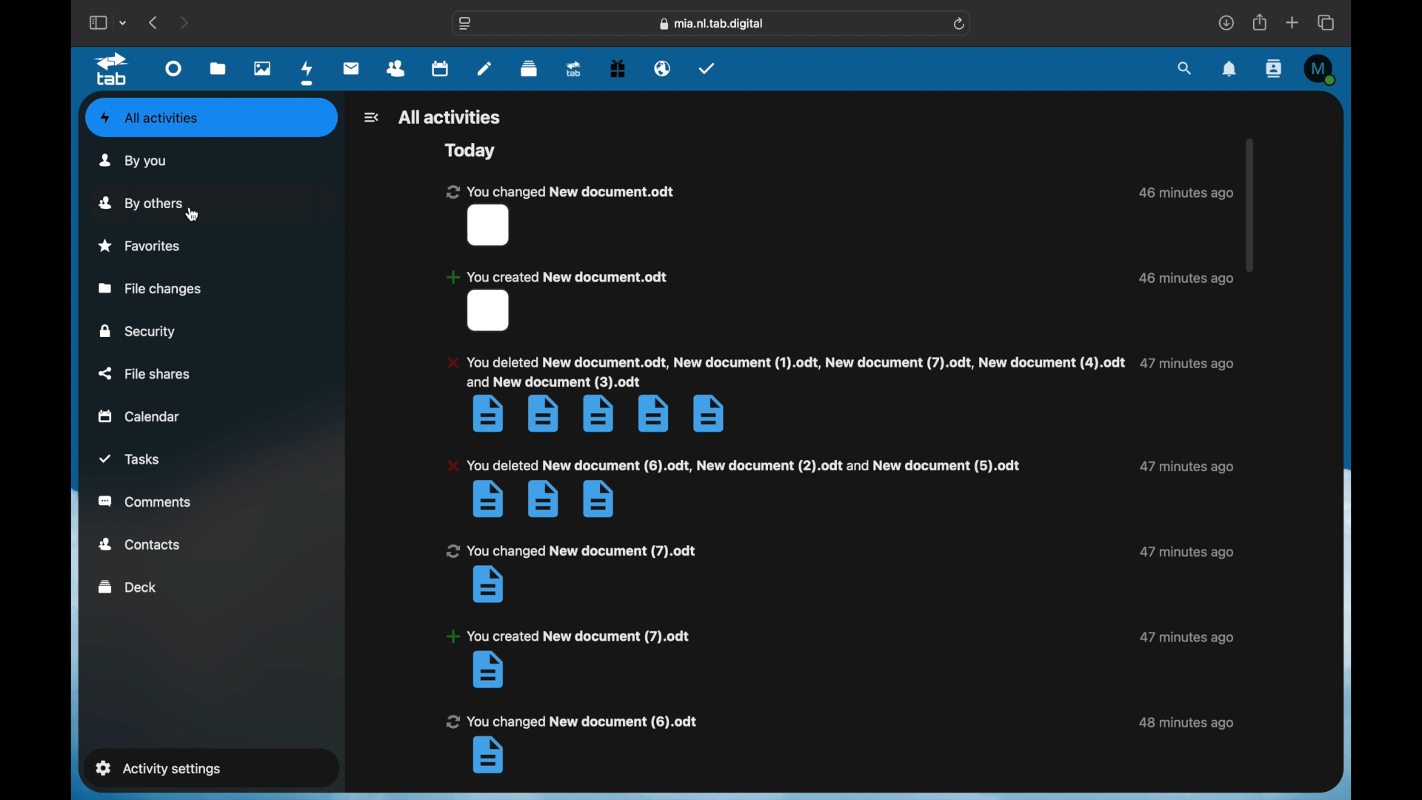  What do you see at coordinates (1185, 68) in the screenshot?
I see `search` at bounding box center [1185, 68].